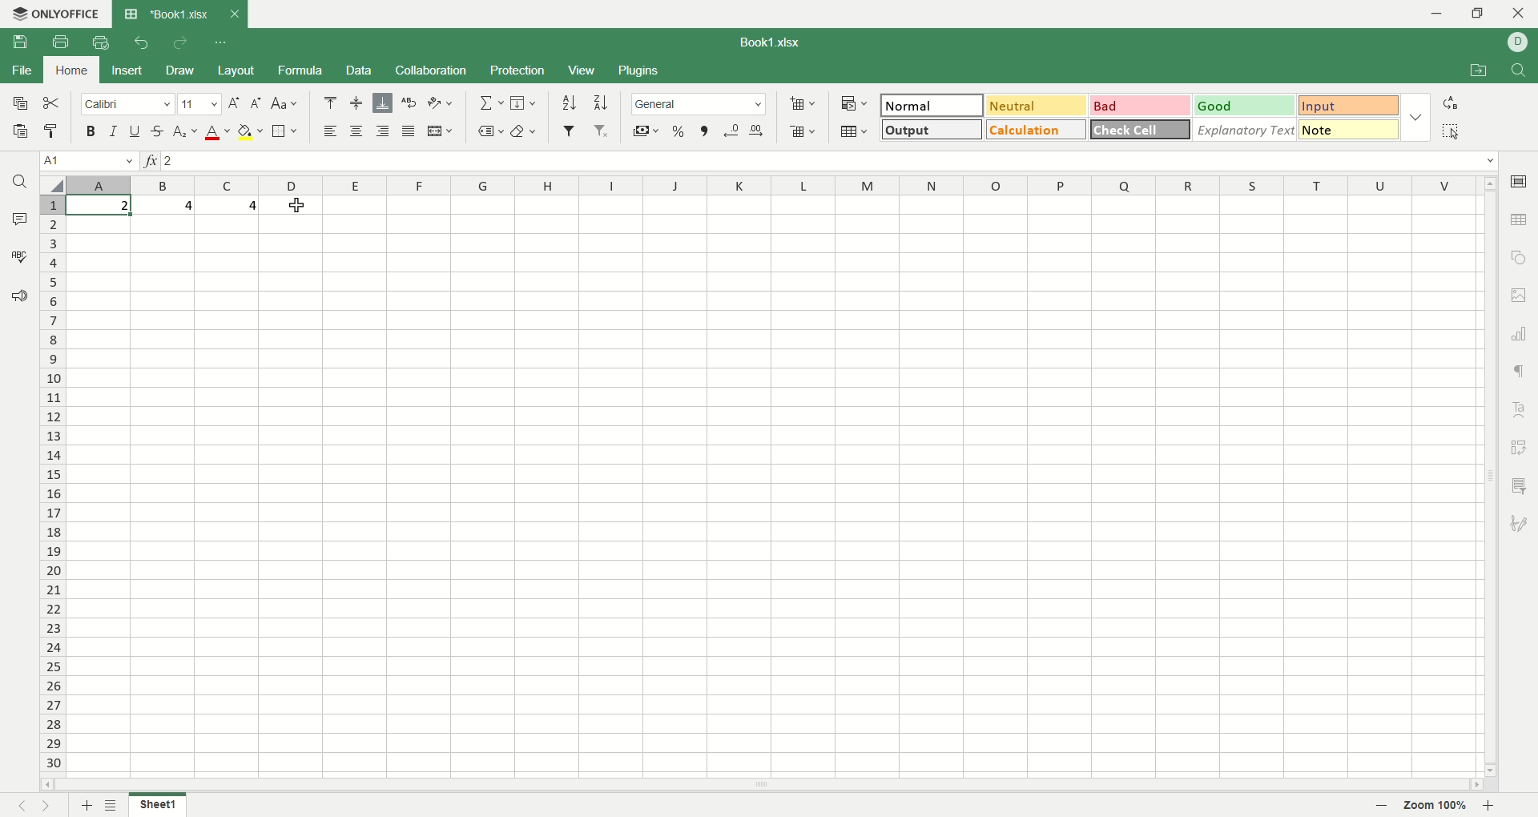 This screenshot has width=1538, height=817. What do you see at coordinates (757, 131) in the screenshot?
I see `increase decimal` at bounding box center [757, 131].